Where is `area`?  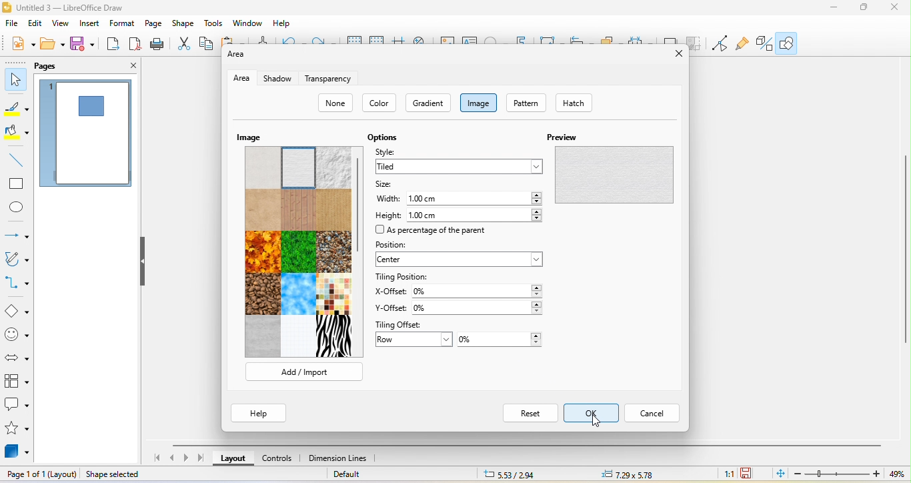
area is located at coordinates (239, 55).